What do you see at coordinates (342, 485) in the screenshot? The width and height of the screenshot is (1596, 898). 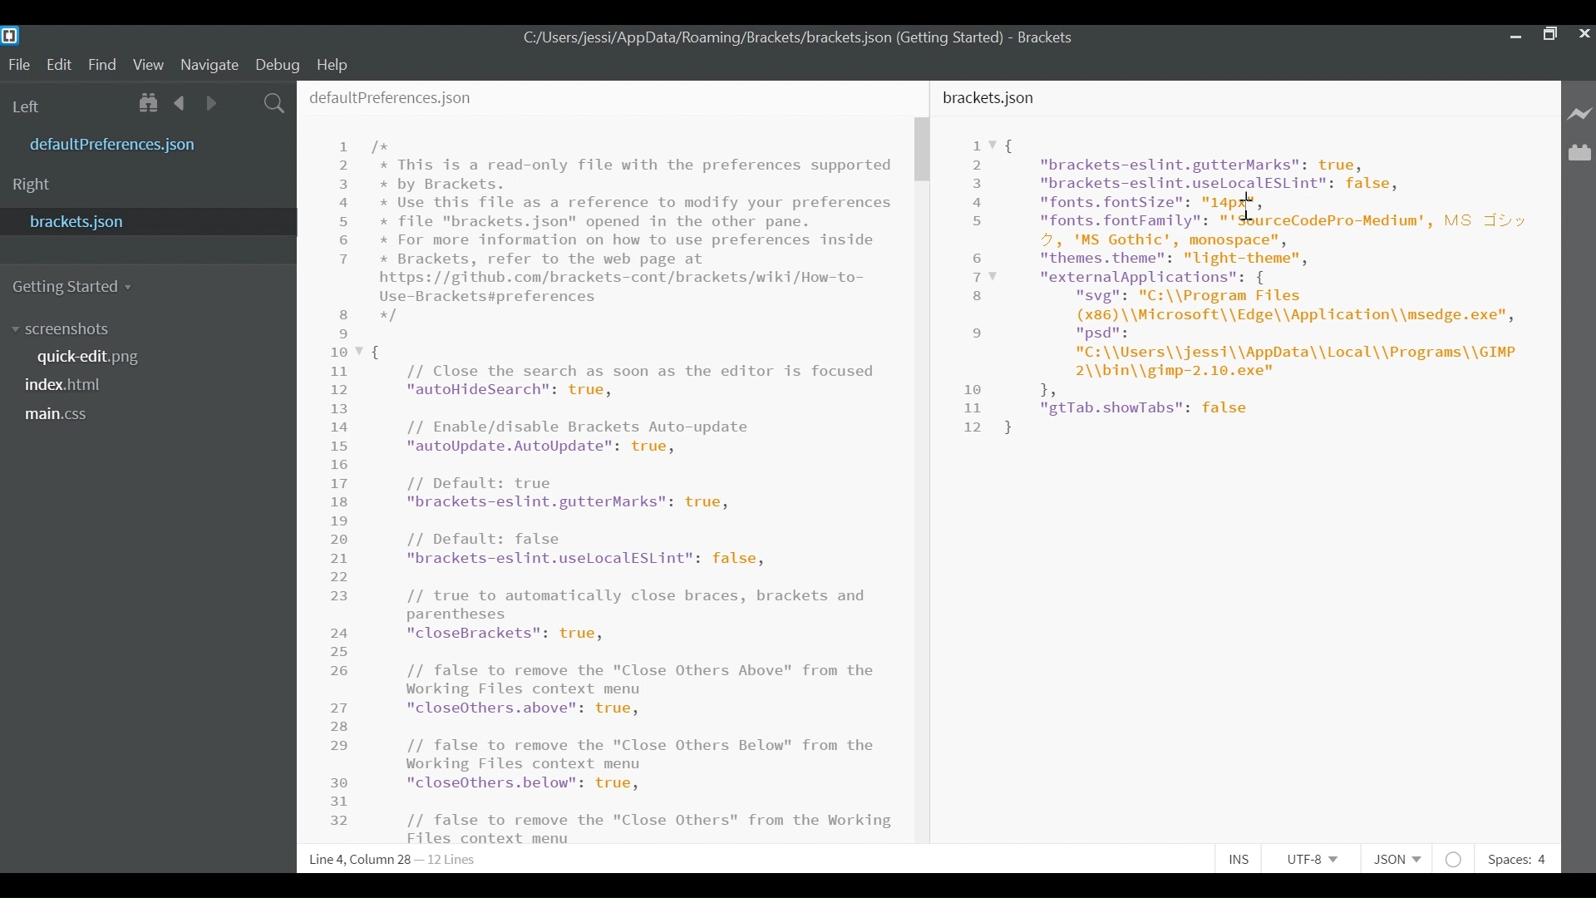 I see `Line Number` at bounding box center [342, 485].